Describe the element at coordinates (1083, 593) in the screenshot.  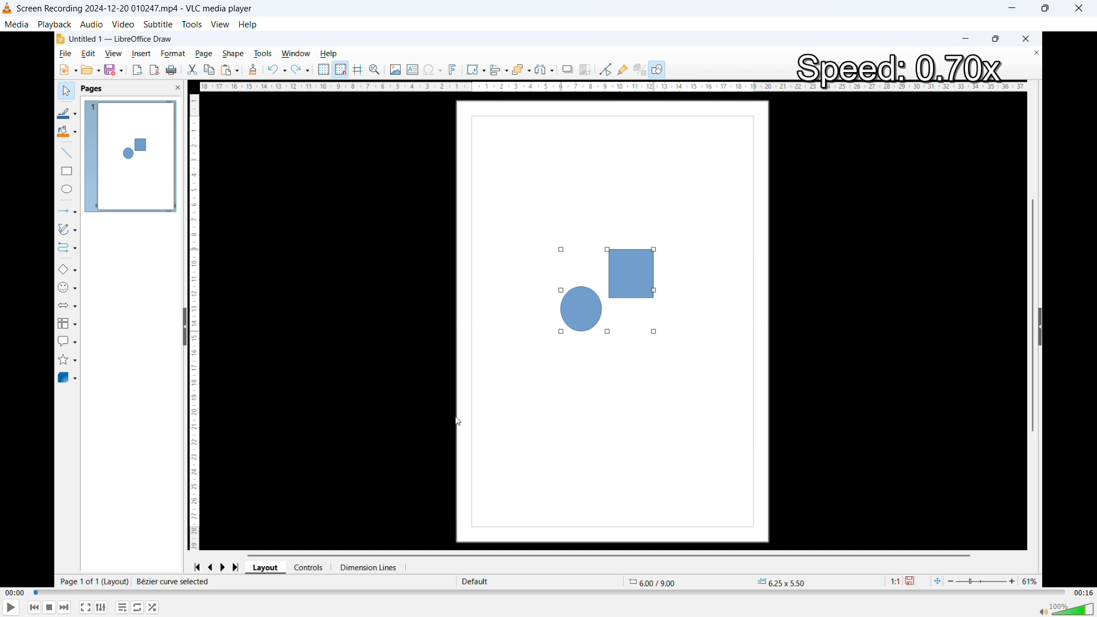
I see `Video duration ` at that location.